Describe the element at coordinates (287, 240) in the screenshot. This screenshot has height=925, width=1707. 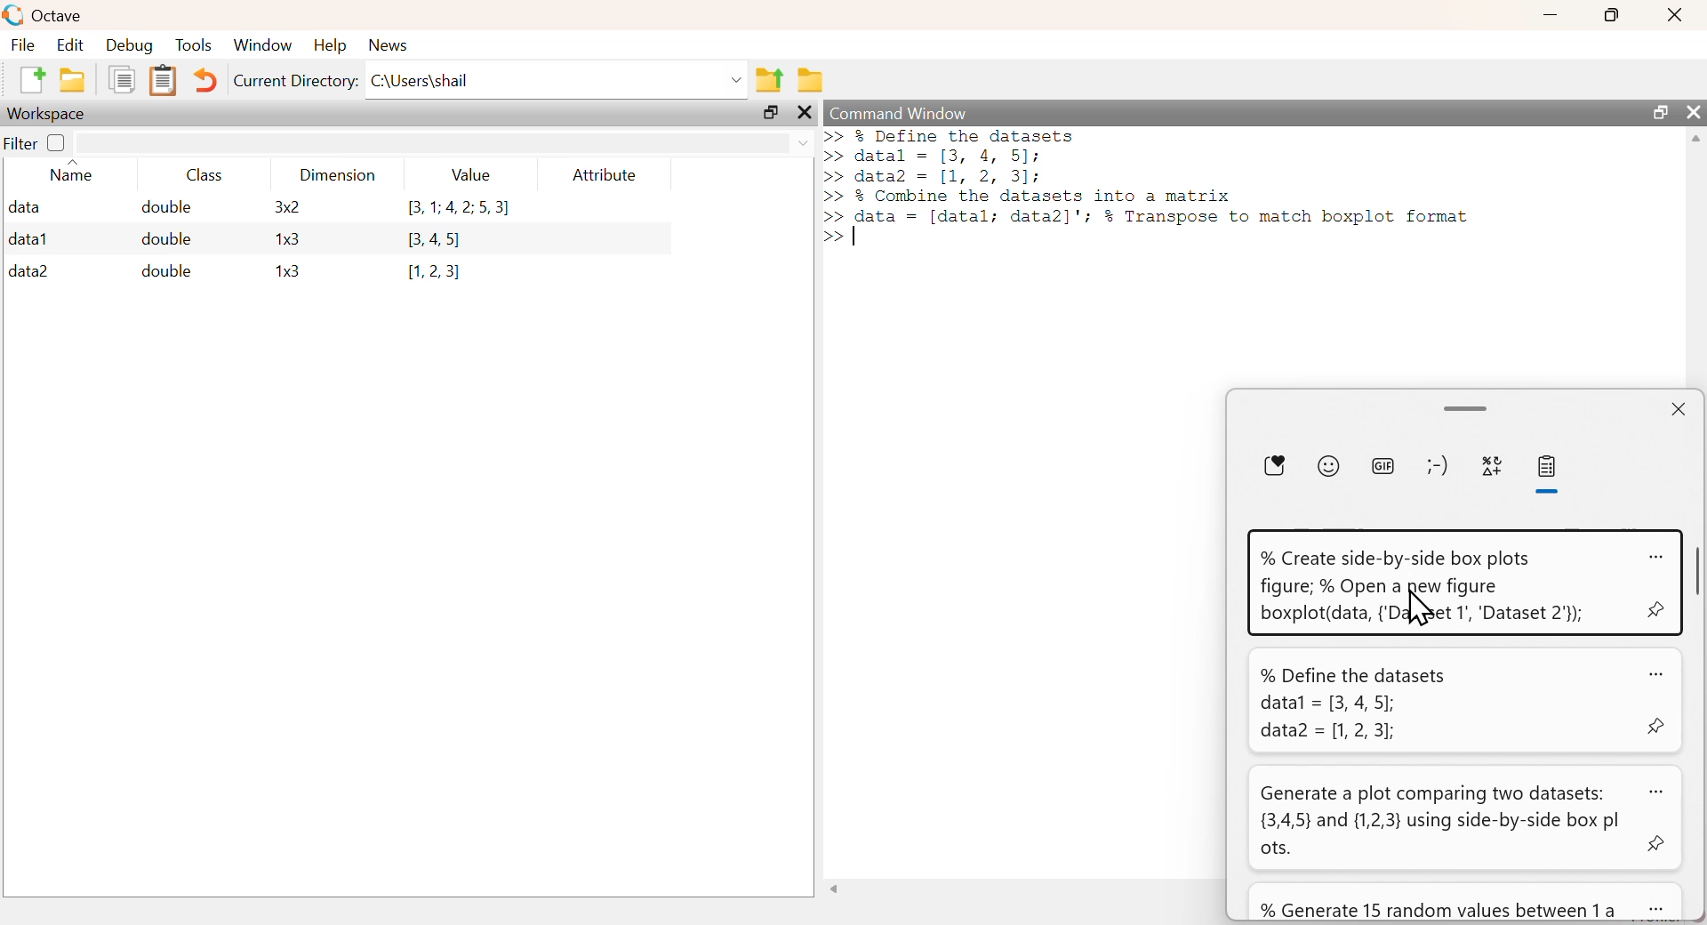
I see `1x3` at that location.